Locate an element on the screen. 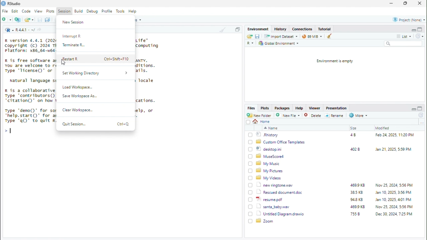 The width and height of the screenshot is (427, 240). copy is located at coordinates (237, 29).